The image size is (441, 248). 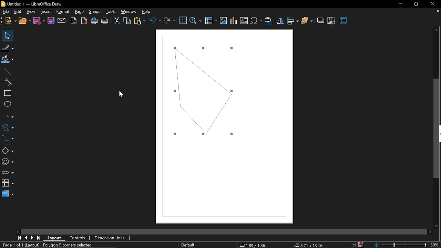 What do you see at coordinates (363, 244) in the screenshot?
I see `save` at bounding box center [363, 244].